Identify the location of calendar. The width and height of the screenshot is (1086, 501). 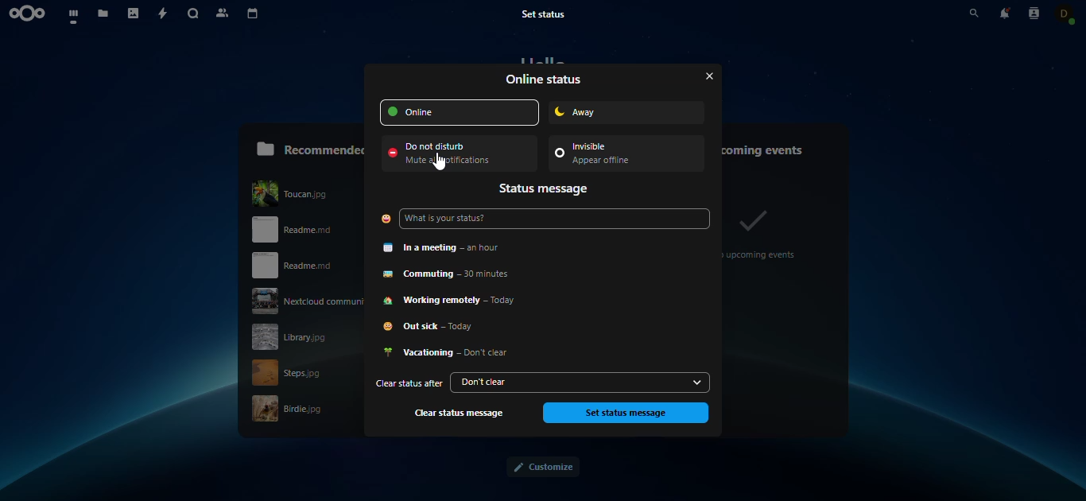
(254, 14).